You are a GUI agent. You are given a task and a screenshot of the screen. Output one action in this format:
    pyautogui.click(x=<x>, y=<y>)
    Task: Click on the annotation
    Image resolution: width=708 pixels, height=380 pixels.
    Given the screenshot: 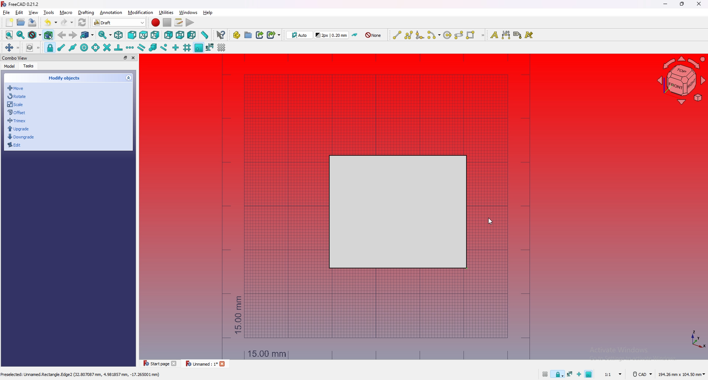 What is the action you would take?
    pyautogui.click(x=111, y=13)
    